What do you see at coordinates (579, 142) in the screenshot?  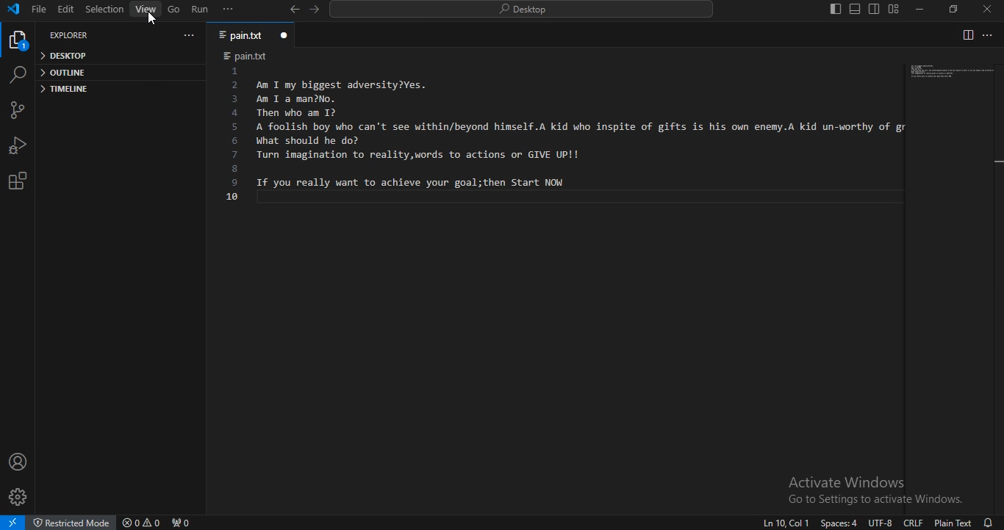 I see `Am I my biggest adversity?Yes.

An I a man2No.

Then who am 12

A foolish boy who can't see within/beyond himself.A kid who inspite of gifts is his own enemy.A kid un-worthy of g
What should he do?

Turn imagination to reality,words to actions or GIVE UP!!

If you really want to achieve your goal;then Start NOW` at bounding box center [579, 142].